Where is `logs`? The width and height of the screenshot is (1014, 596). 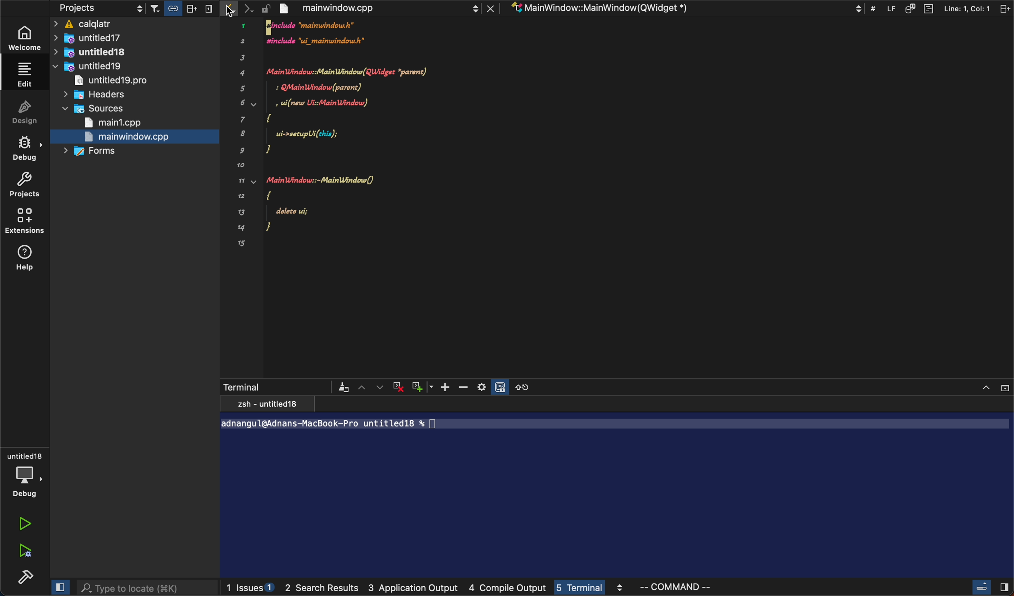
logs is located at coordinates (470, 590).